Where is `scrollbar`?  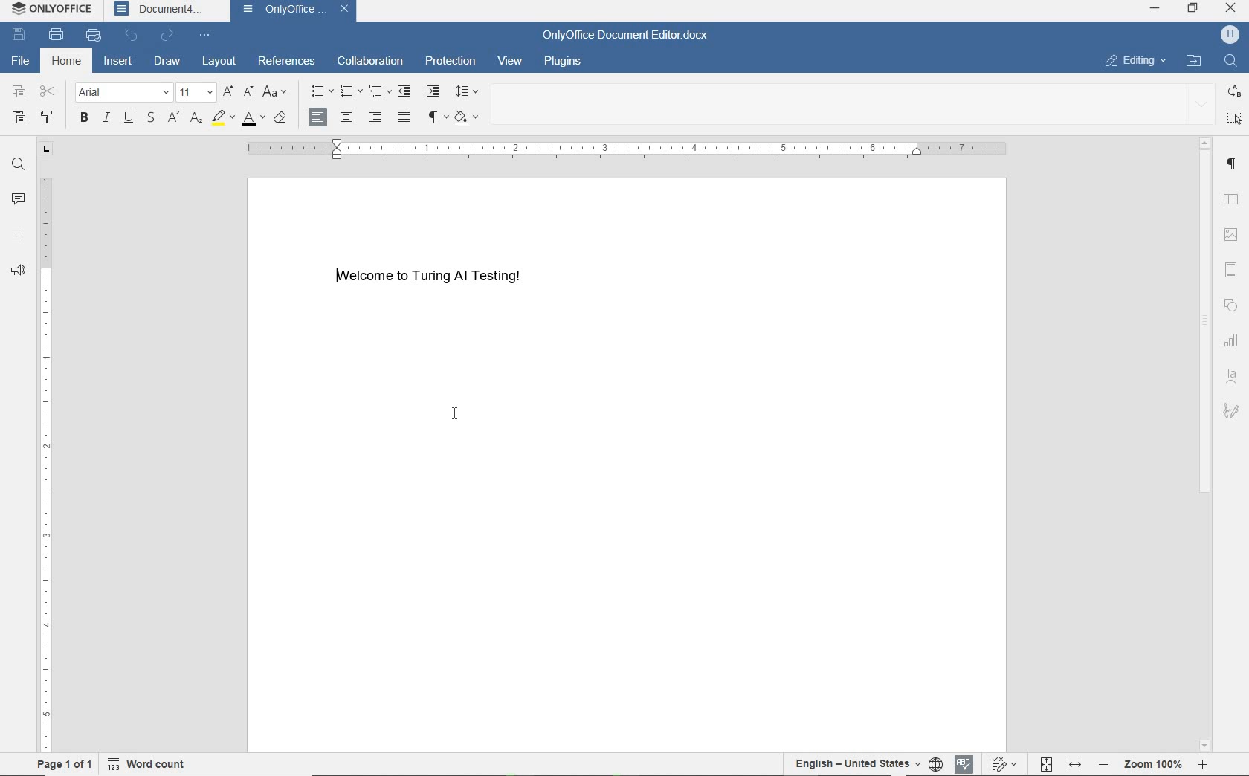
scrollbar is located at coordinates (1207, 318).